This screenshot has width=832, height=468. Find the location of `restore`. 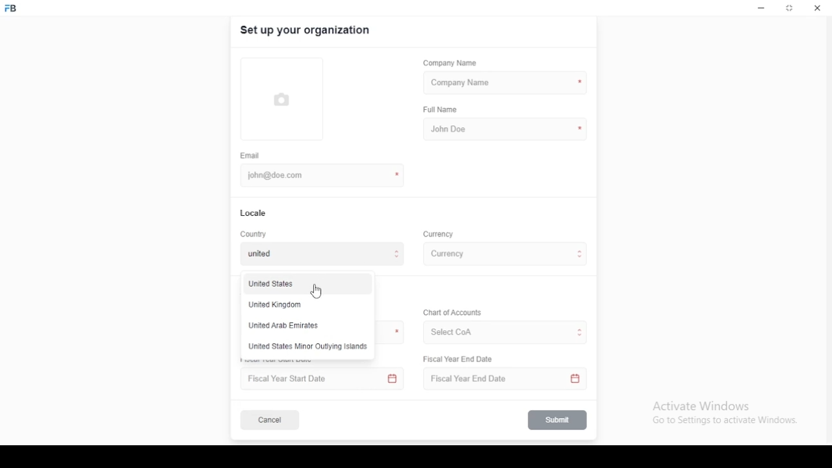

restore is located at coordinates (790, 9).